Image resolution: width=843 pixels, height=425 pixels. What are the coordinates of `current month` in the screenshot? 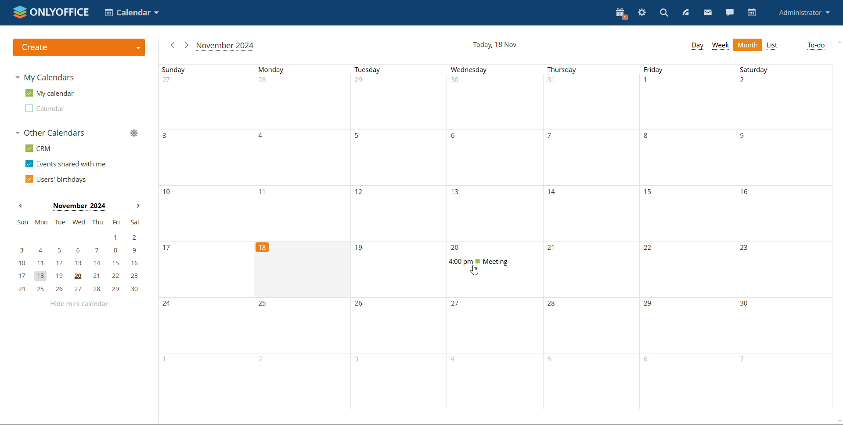 It's located at (226, 47).